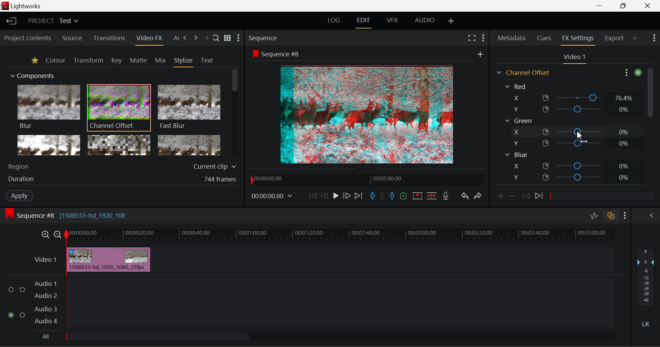 The image size is (660, 347). Describe the element at coordinates (48, 145) in the screenshot. I see `Glow` at that location.